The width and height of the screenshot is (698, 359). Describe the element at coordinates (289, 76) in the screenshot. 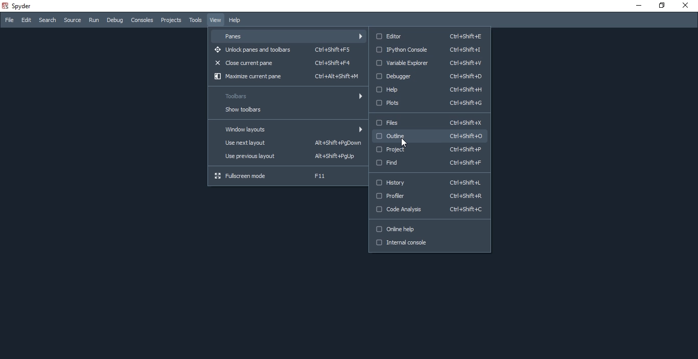

I see `Maximize current pane` at that location.